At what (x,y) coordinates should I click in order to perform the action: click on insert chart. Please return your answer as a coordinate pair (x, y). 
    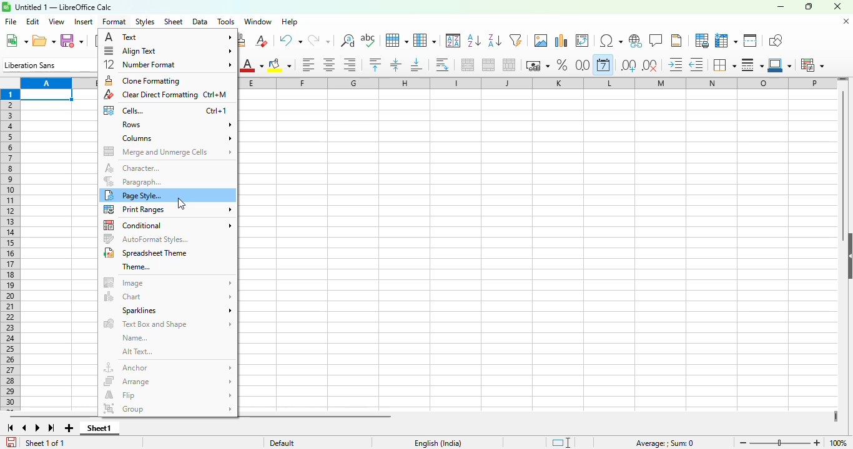
    Looking at the image, I should click on (561, 41).